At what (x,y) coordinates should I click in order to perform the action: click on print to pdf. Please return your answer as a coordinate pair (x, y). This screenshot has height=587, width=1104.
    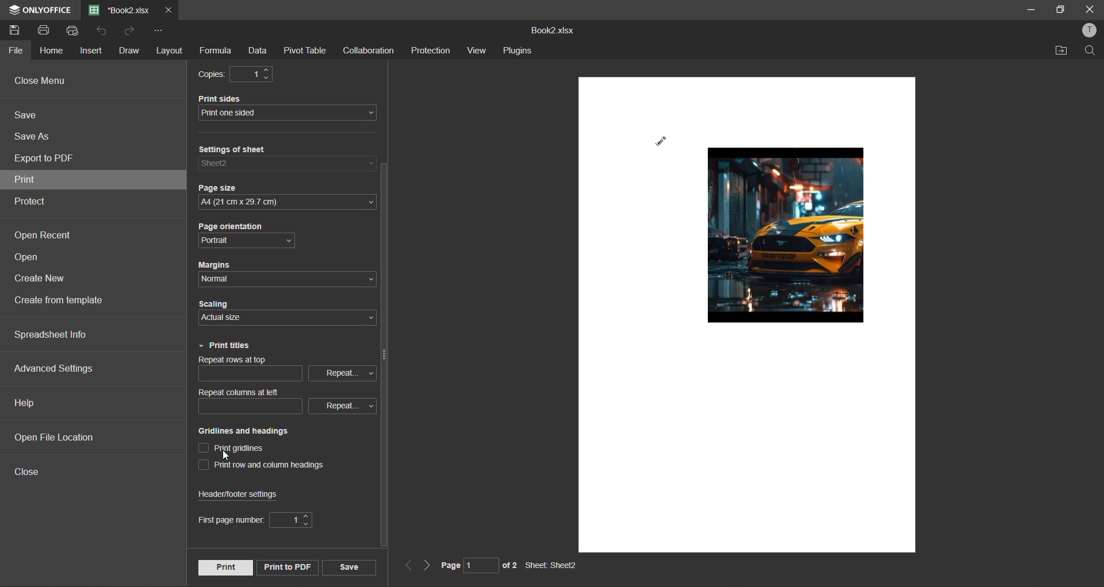
    Looking at the image, I should click on (285, 567).